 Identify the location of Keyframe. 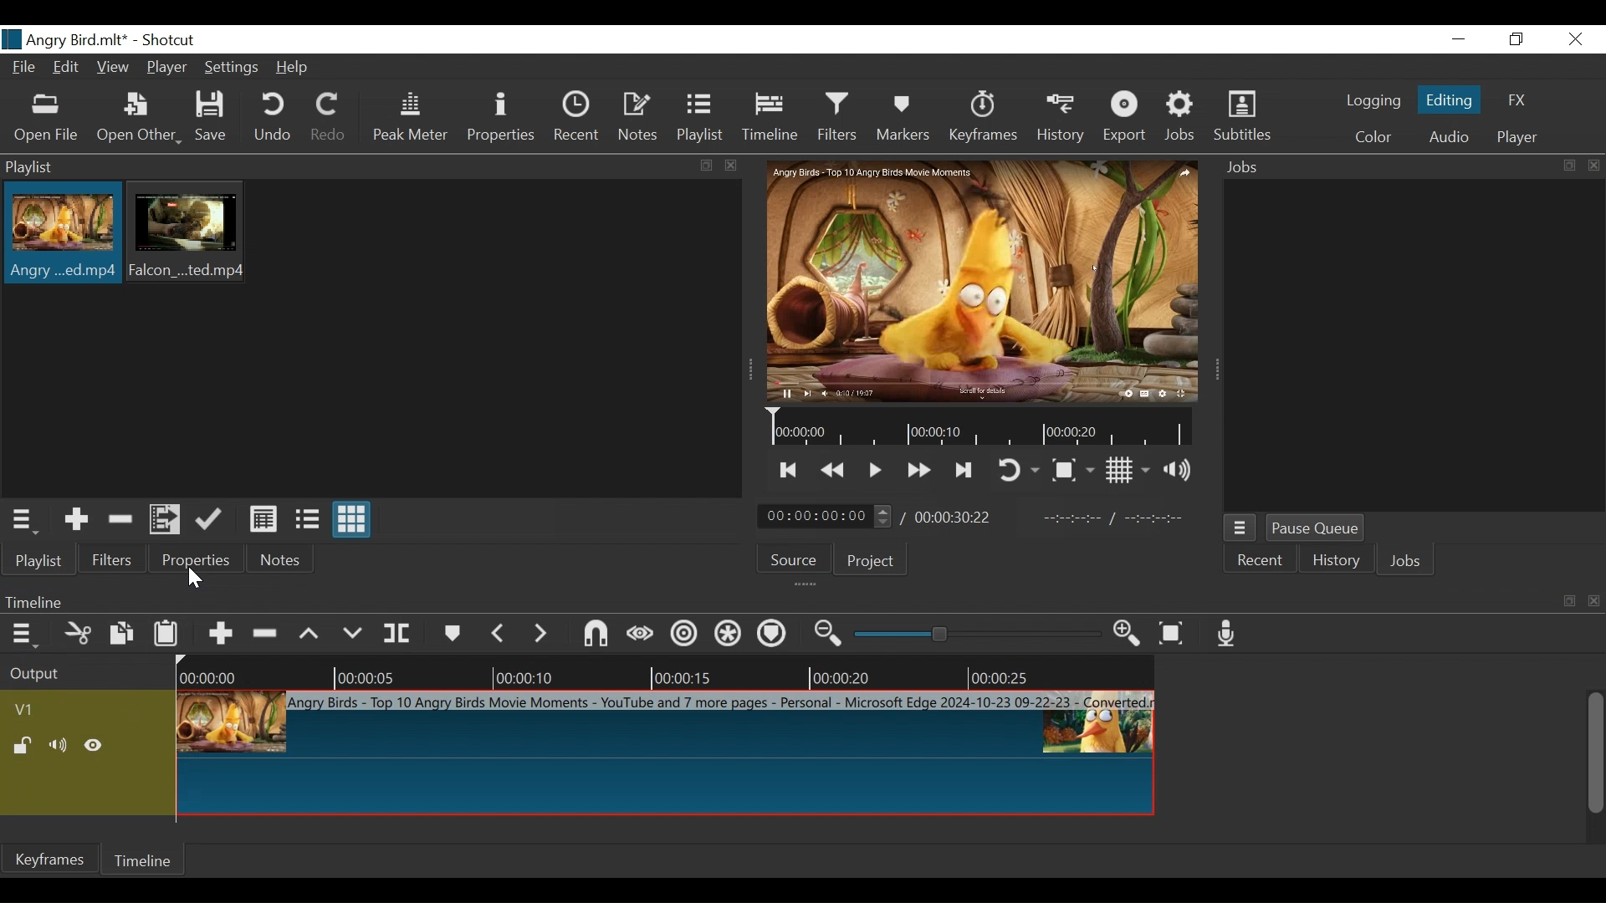
(49, 860).